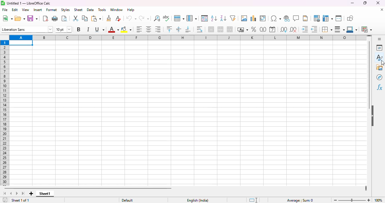 The width and height of the screenshot is (385, 203). Describe the element at coordinates (263, 29) in the screenshot. I see `format as number` at that location.